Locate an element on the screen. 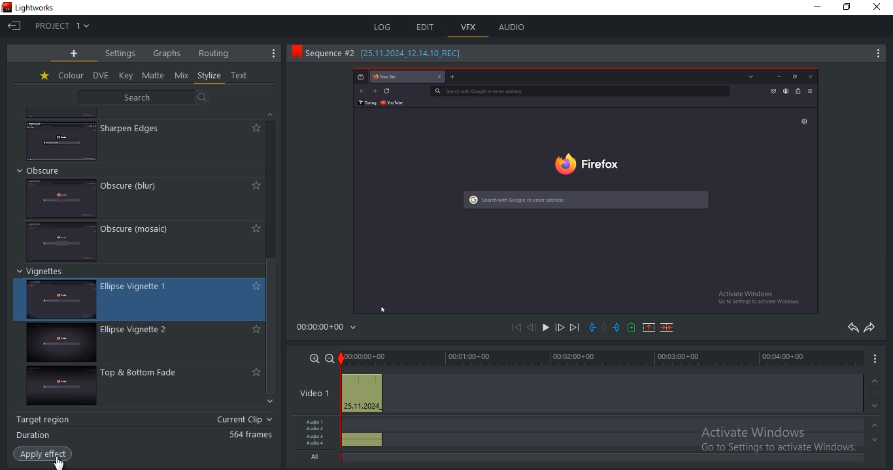 Image resolution: width=893 pixels, height=470 pixels. Activate Windows
Go to Settings to activate Windows is located at coordinates (782, 443).